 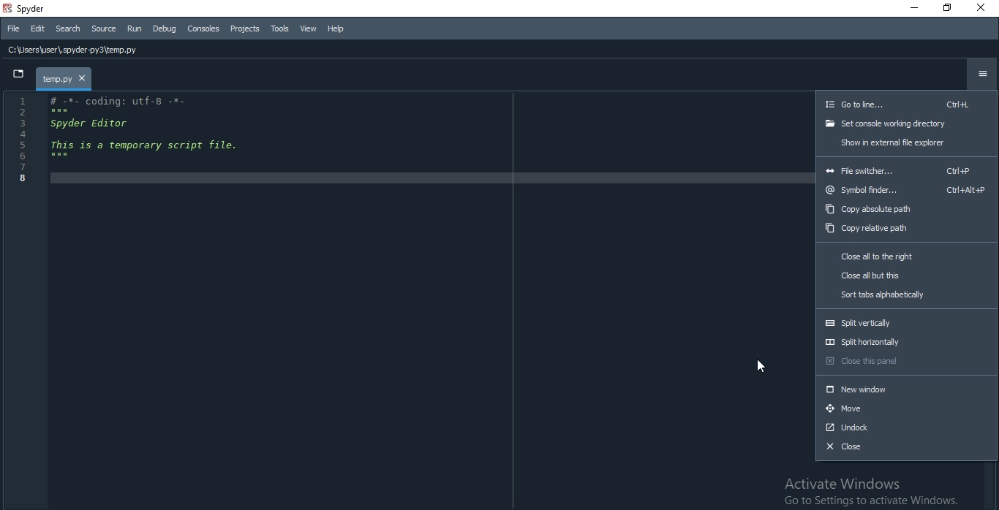 What do you see at coordinates (759, 368) in the screenshot?
I see `Cursor` at bounding box center [759, 368].